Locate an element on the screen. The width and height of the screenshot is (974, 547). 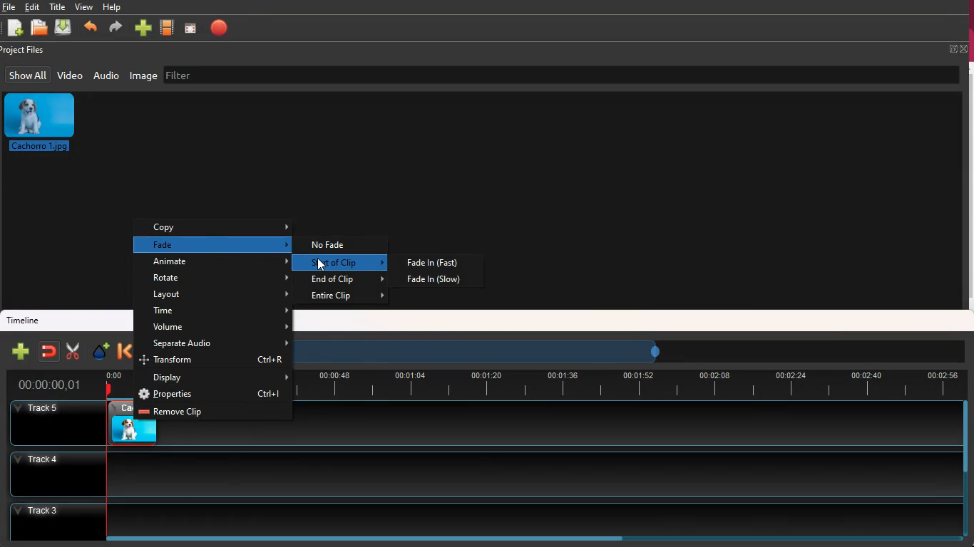
back is located at coordinates (92, 27).